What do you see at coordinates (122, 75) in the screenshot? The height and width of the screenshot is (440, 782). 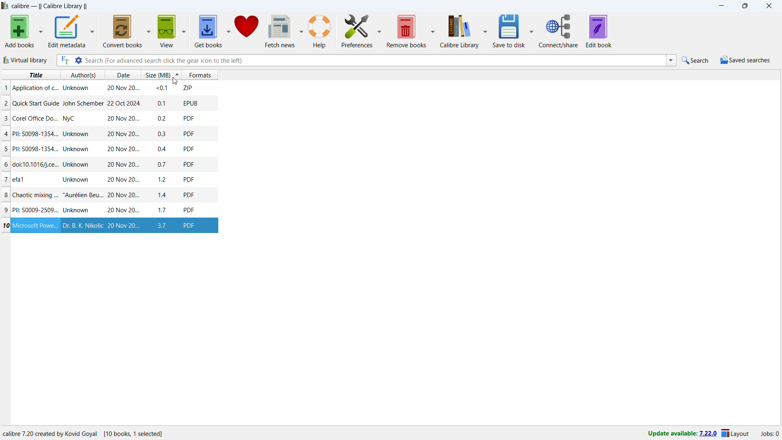 I see `date` at bounding box center [122, 75].